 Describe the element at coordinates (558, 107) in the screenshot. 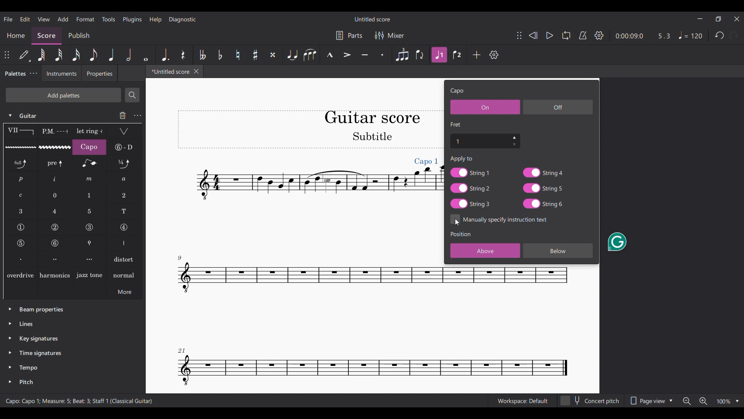

I see `Off` at that location.